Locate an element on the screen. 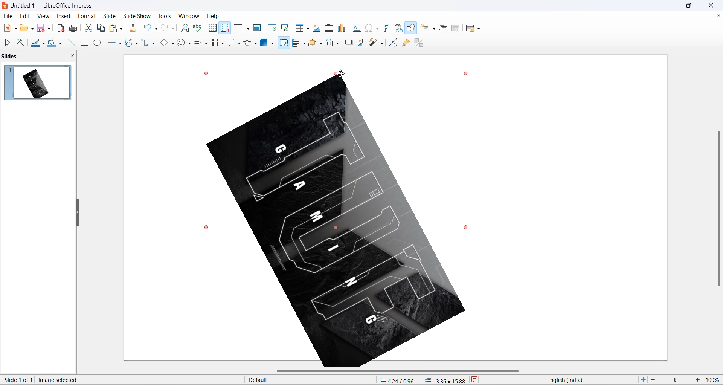 The height and width of the screenshot is (385, 723). line and arrows options is located at coordinates (119, 44).